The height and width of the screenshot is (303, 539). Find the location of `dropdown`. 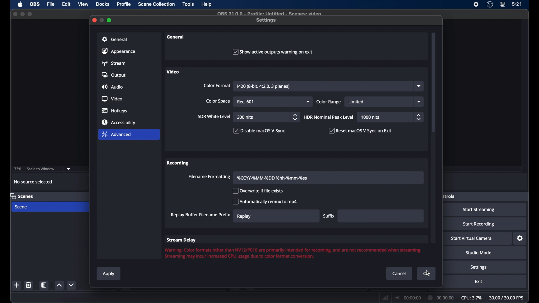

dropdown is located at coordinates (419, 102).